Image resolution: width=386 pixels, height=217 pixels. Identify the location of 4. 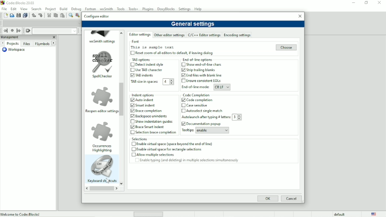
(165, 82).